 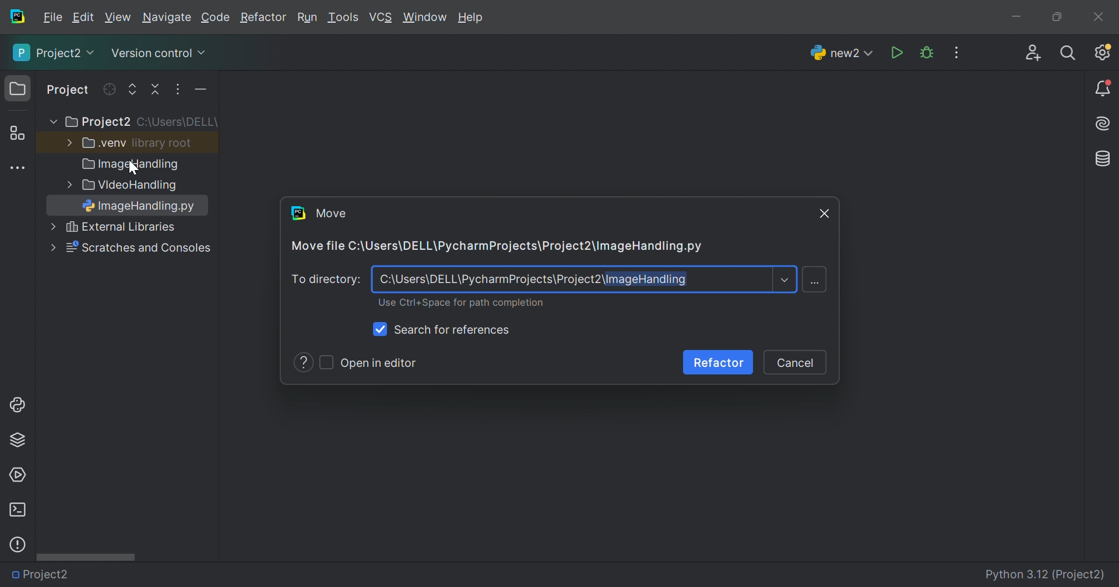 I want to click on Structure, so click(x=17, y=134).